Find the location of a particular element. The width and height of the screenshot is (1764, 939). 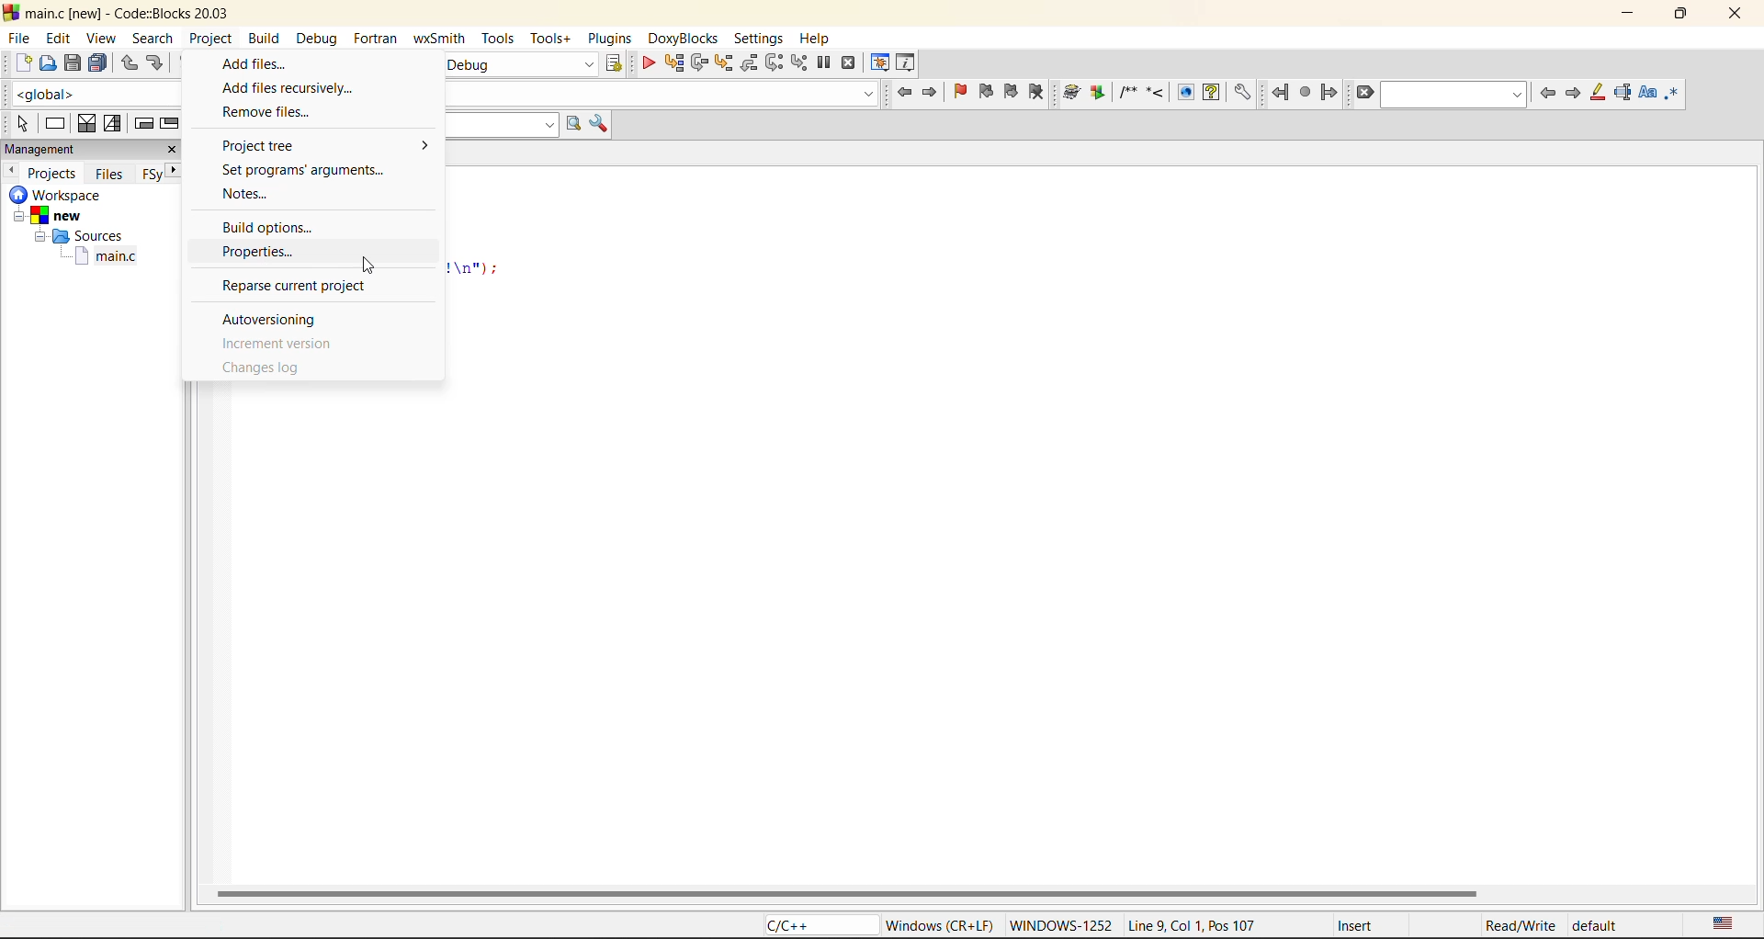

break debugger is located at coordinates (825, 63).